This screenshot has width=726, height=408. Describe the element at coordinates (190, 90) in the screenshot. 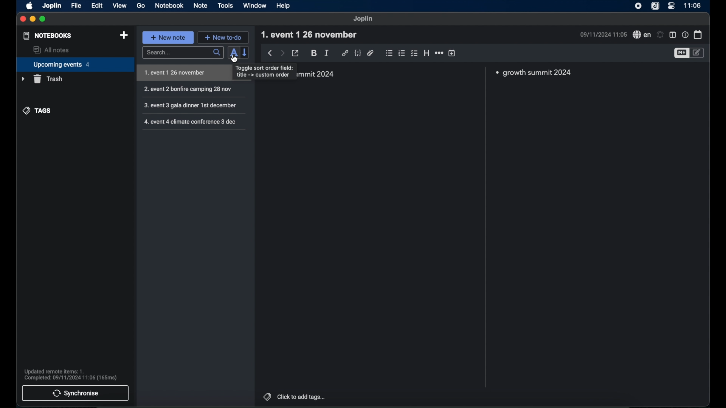

I see `2. event 2 bonfire camping 28 nov` at that location.